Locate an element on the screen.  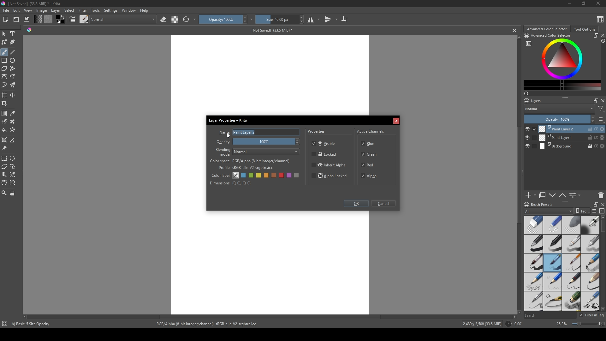
Help is located at coordinates (145, 10).